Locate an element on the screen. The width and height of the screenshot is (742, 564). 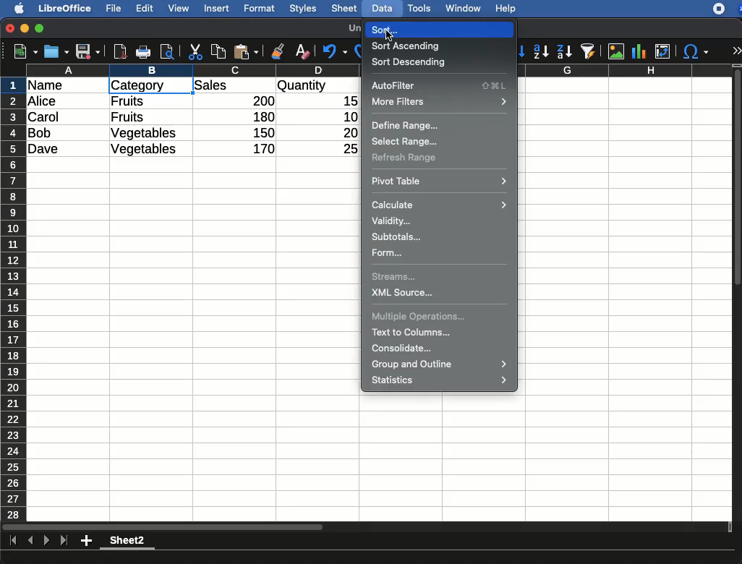
first sheet is located at coordinates (14, 541).